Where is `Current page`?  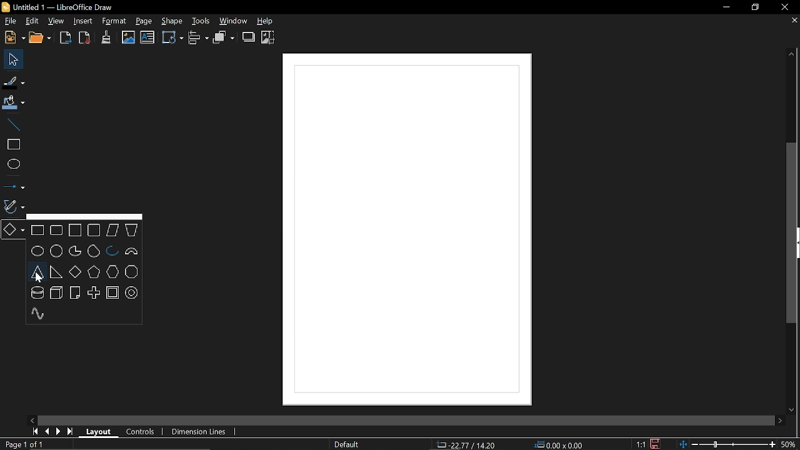 Current page is located at coordinates (26, 444).